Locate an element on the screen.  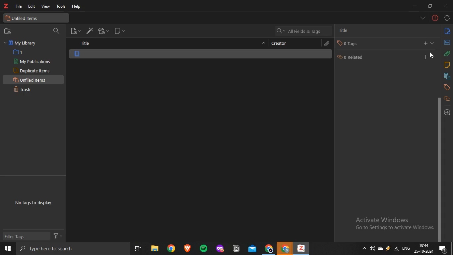
date is located at coordinates (423, 252).